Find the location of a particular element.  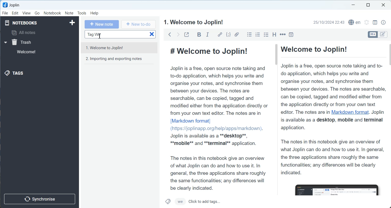

verticle scrollbar is located at coordinates (389, 96).